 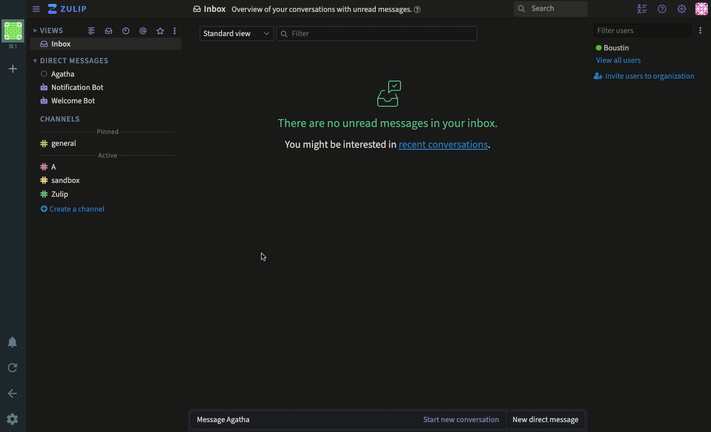 What do you see at coordinates (683, 9) in the screenshot?
I see `Settings` at bounding box center [683, 9].